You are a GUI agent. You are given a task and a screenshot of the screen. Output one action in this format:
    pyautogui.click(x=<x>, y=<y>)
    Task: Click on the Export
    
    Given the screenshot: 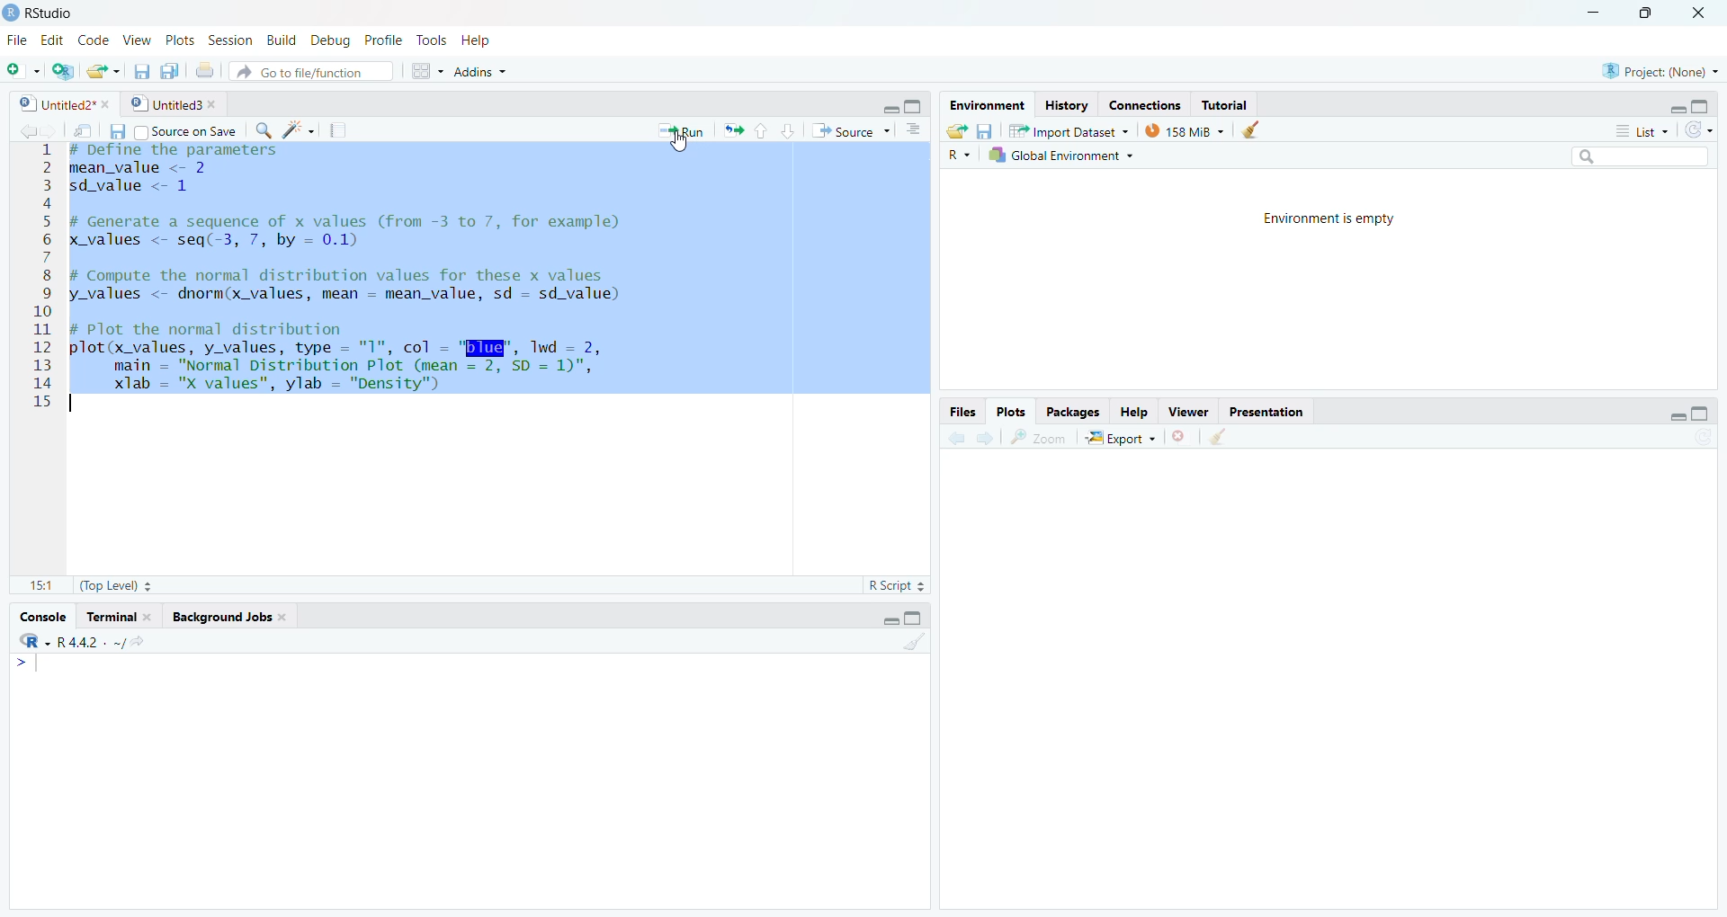 What is the action you would take?
    pyautogui.click(x=1123, y=435)
    